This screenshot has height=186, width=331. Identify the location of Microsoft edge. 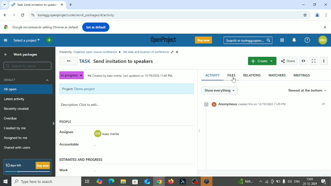
(111, 182).